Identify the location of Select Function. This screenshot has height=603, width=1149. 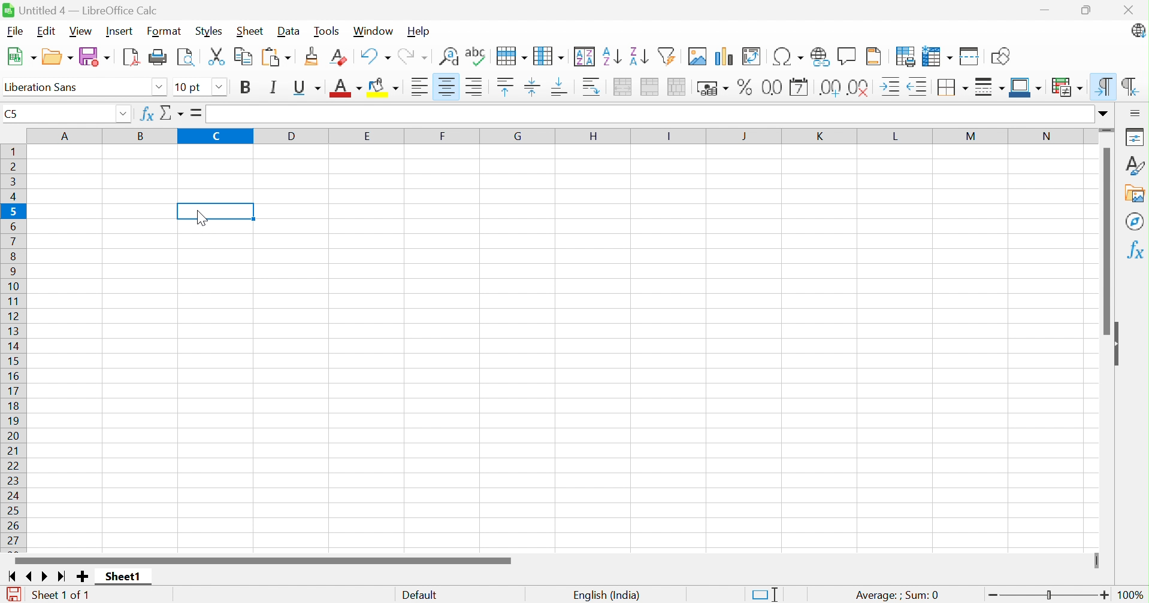
(174, 114).